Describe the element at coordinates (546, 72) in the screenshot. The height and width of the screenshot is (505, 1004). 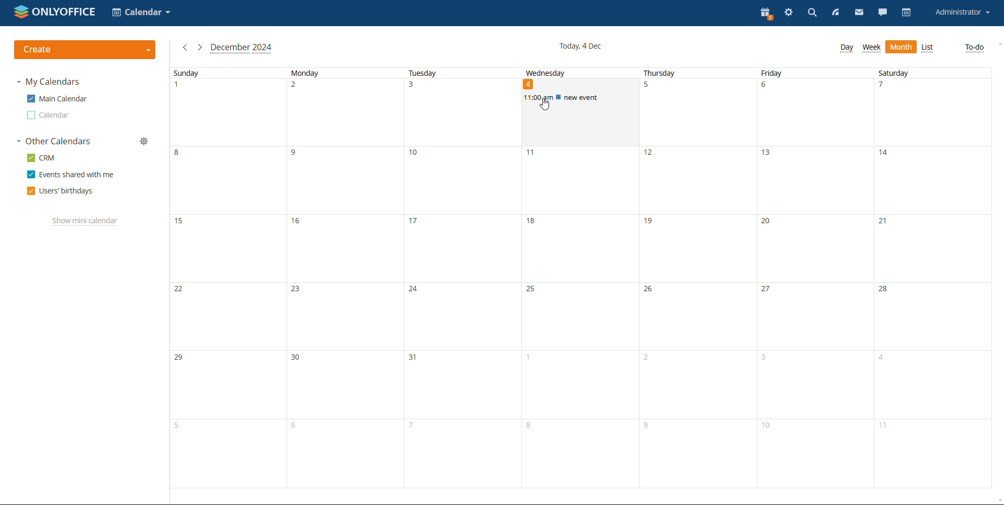
I see `wednesday` at that location.